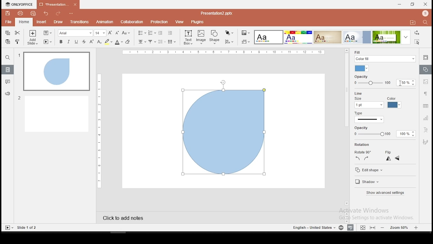 The width and height of the screenshot is (433, 244). What do you see at coordinates (141, 42) in the screenshot?
I see `horizontal align` at bounding box center [141, 42].